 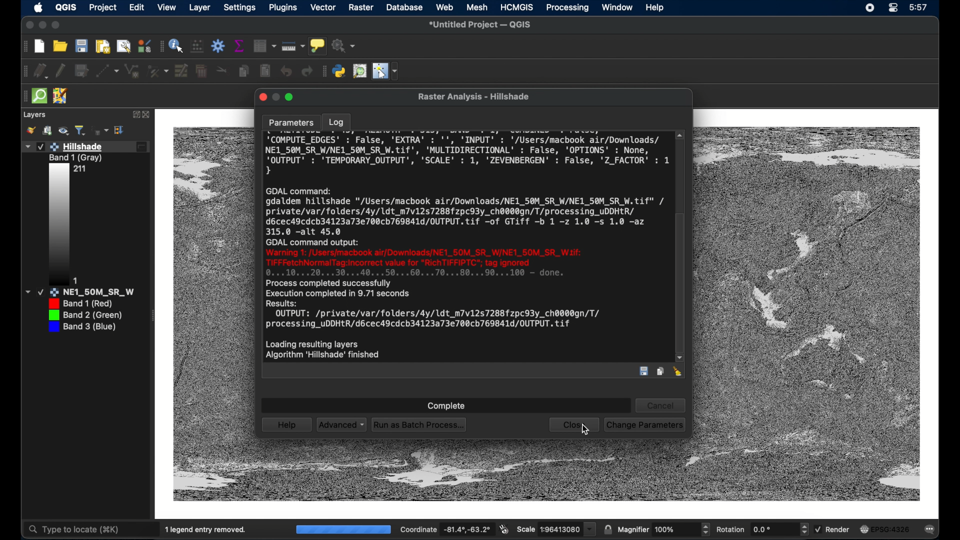 I want to click on 1 legend entry removed, so click(x=207, y=529).